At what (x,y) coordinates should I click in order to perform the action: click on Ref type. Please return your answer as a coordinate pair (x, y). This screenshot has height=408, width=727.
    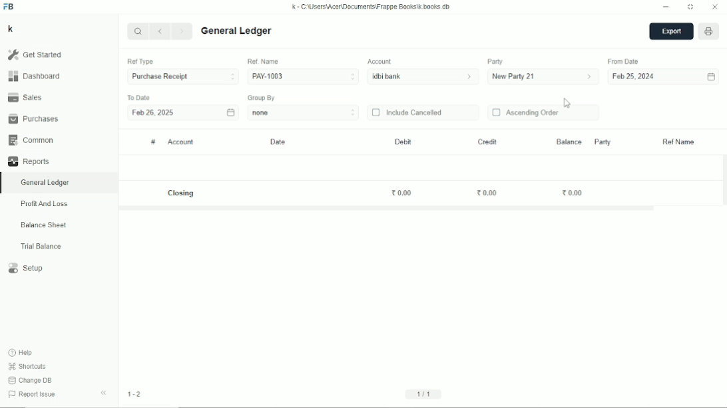
    Looking at the image, I should click on (140, 62).